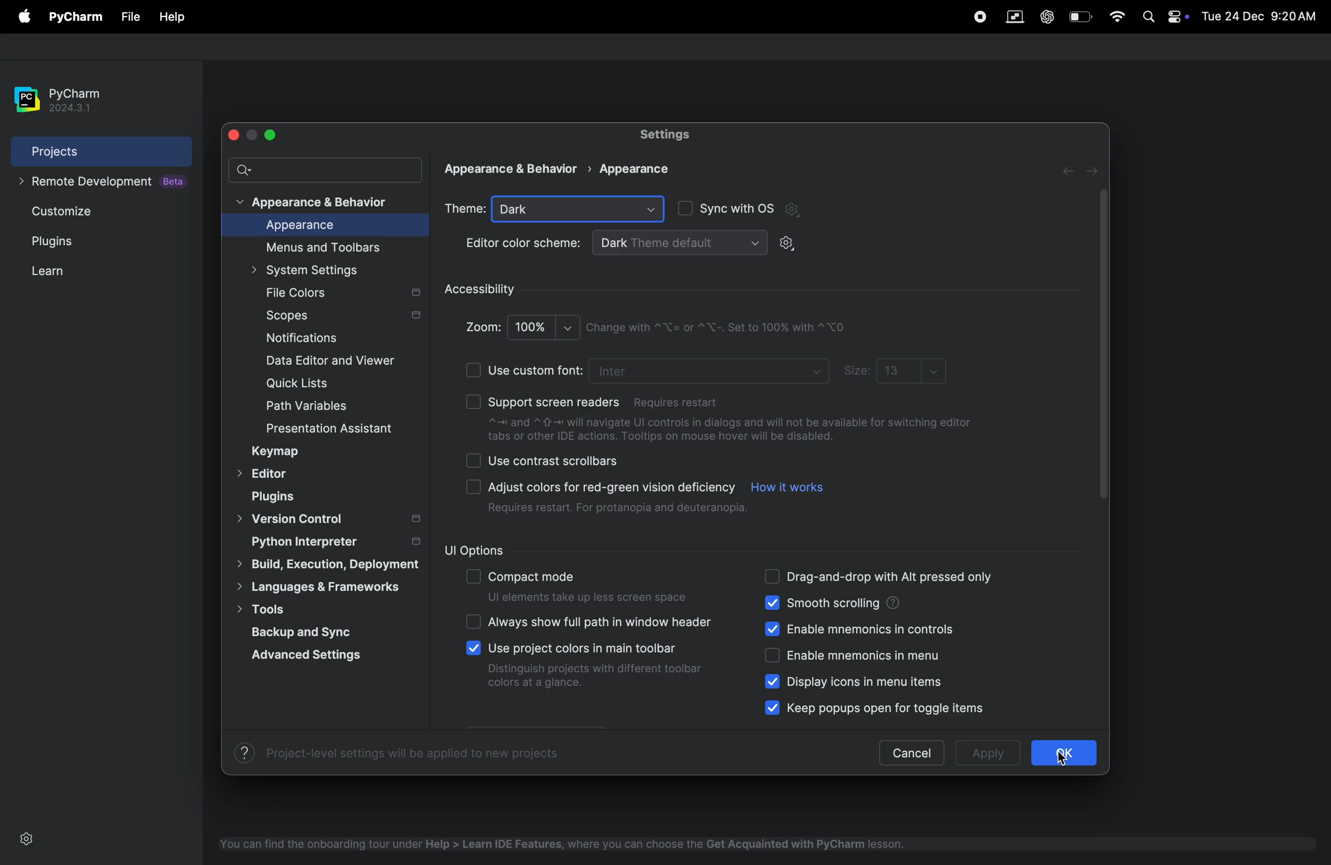 The height and width of the screenshot is (865, 1331). Describe the element at coordinates (670, 135) in the screenshot. I see `settings` at that location.